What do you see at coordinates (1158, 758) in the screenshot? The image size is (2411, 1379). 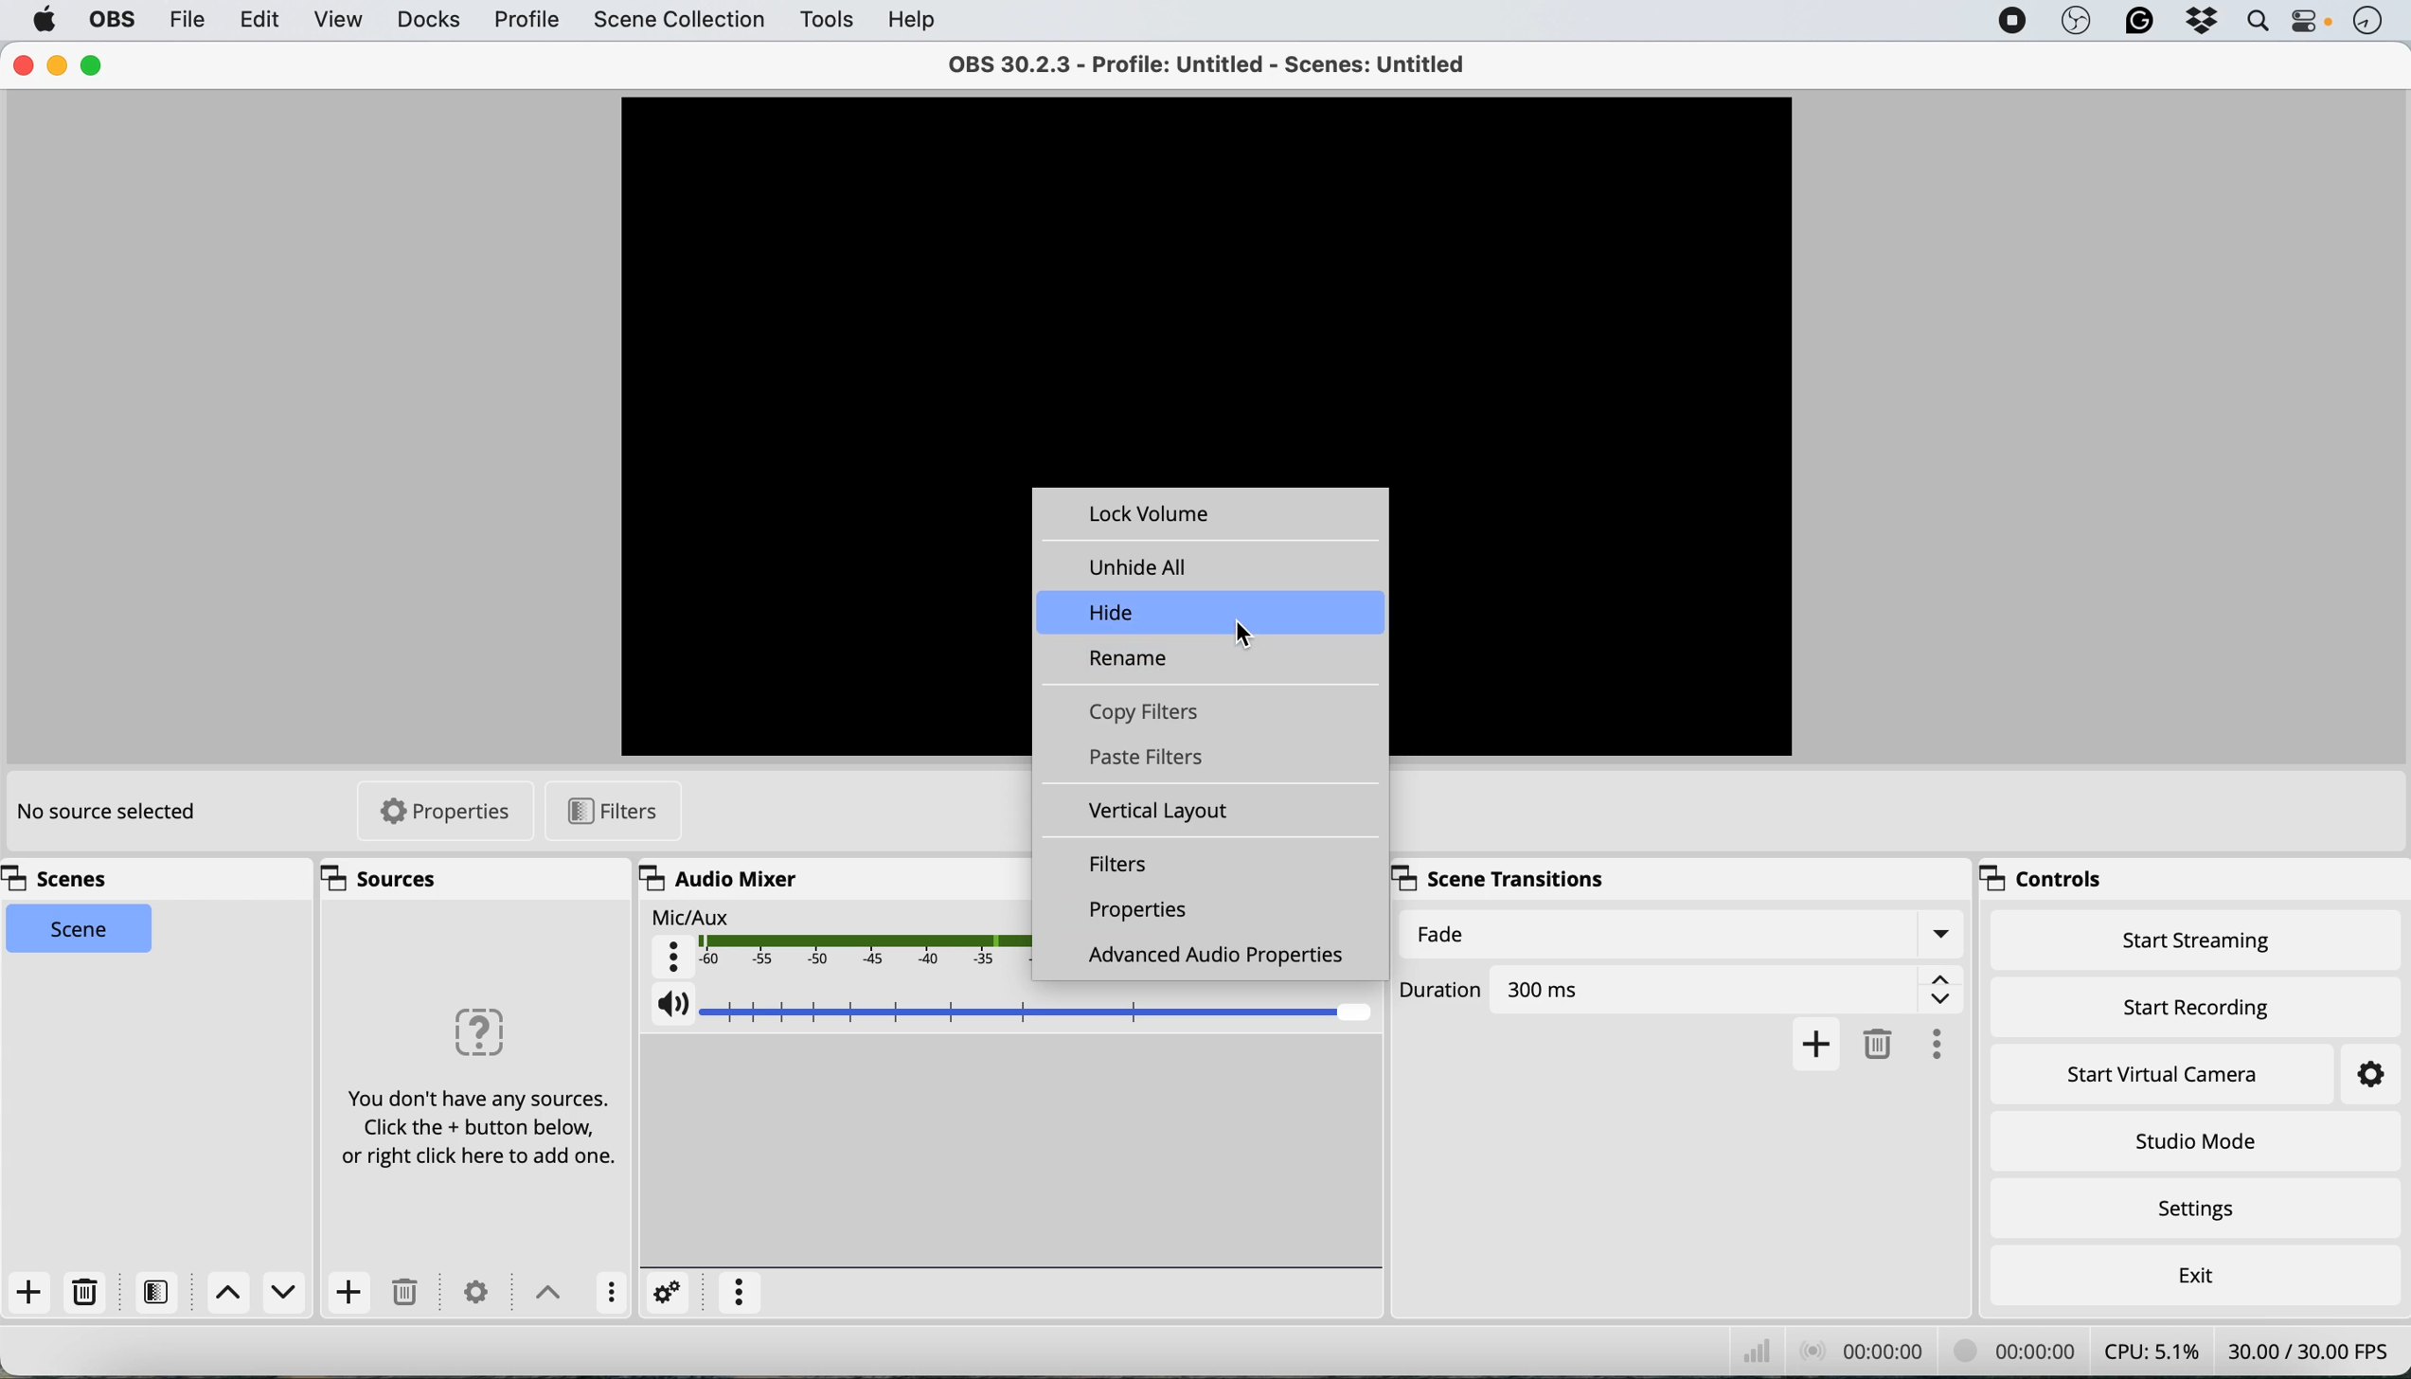 I see `paste filters` at bounding box center [1158, 758].